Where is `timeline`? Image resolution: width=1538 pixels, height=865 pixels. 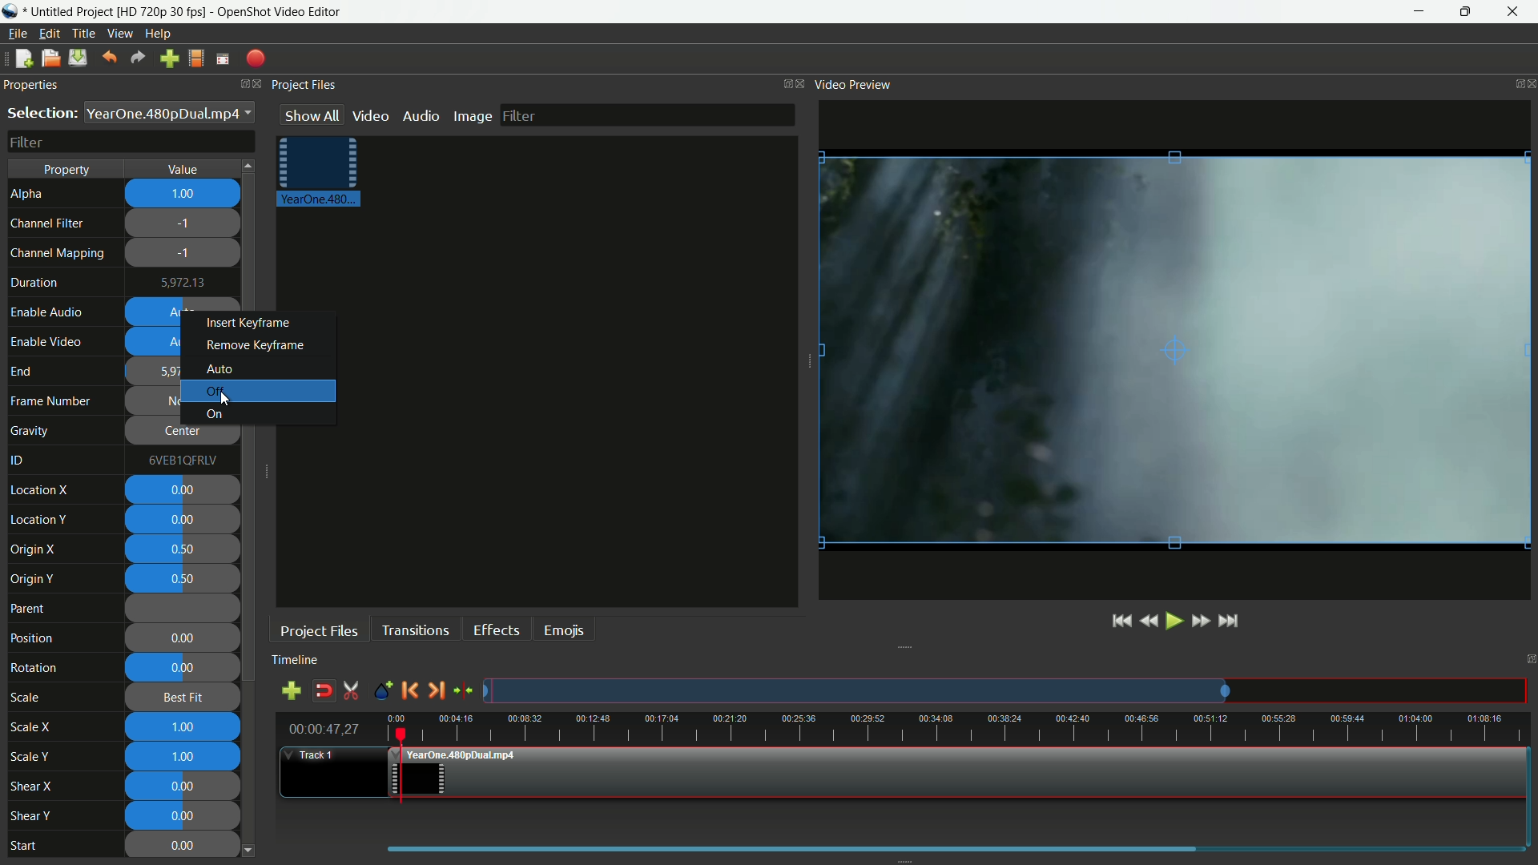 timeline is located at coordinates (300, 660).